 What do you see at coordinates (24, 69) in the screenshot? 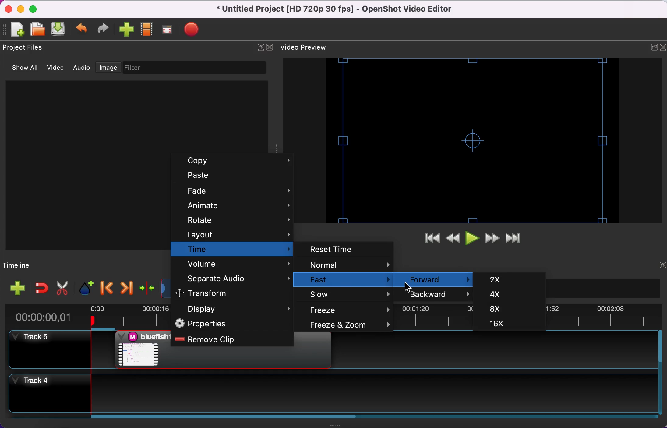
I see `show all` at bounding box center [24, 69].